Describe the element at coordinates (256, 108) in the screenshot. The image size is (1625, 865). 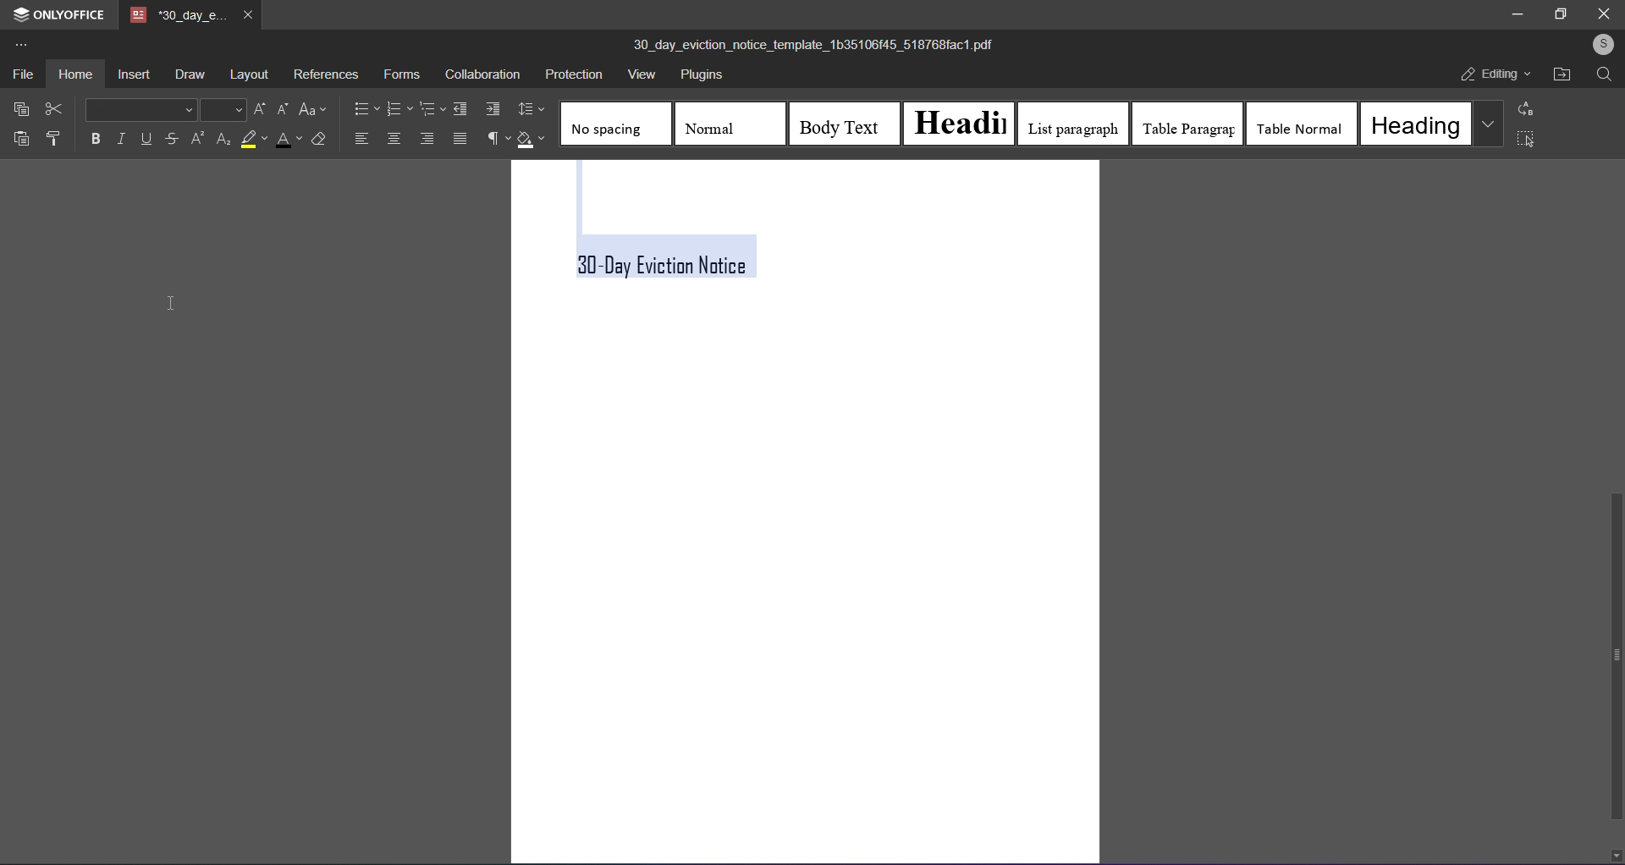
I see `increase font size` at that location.